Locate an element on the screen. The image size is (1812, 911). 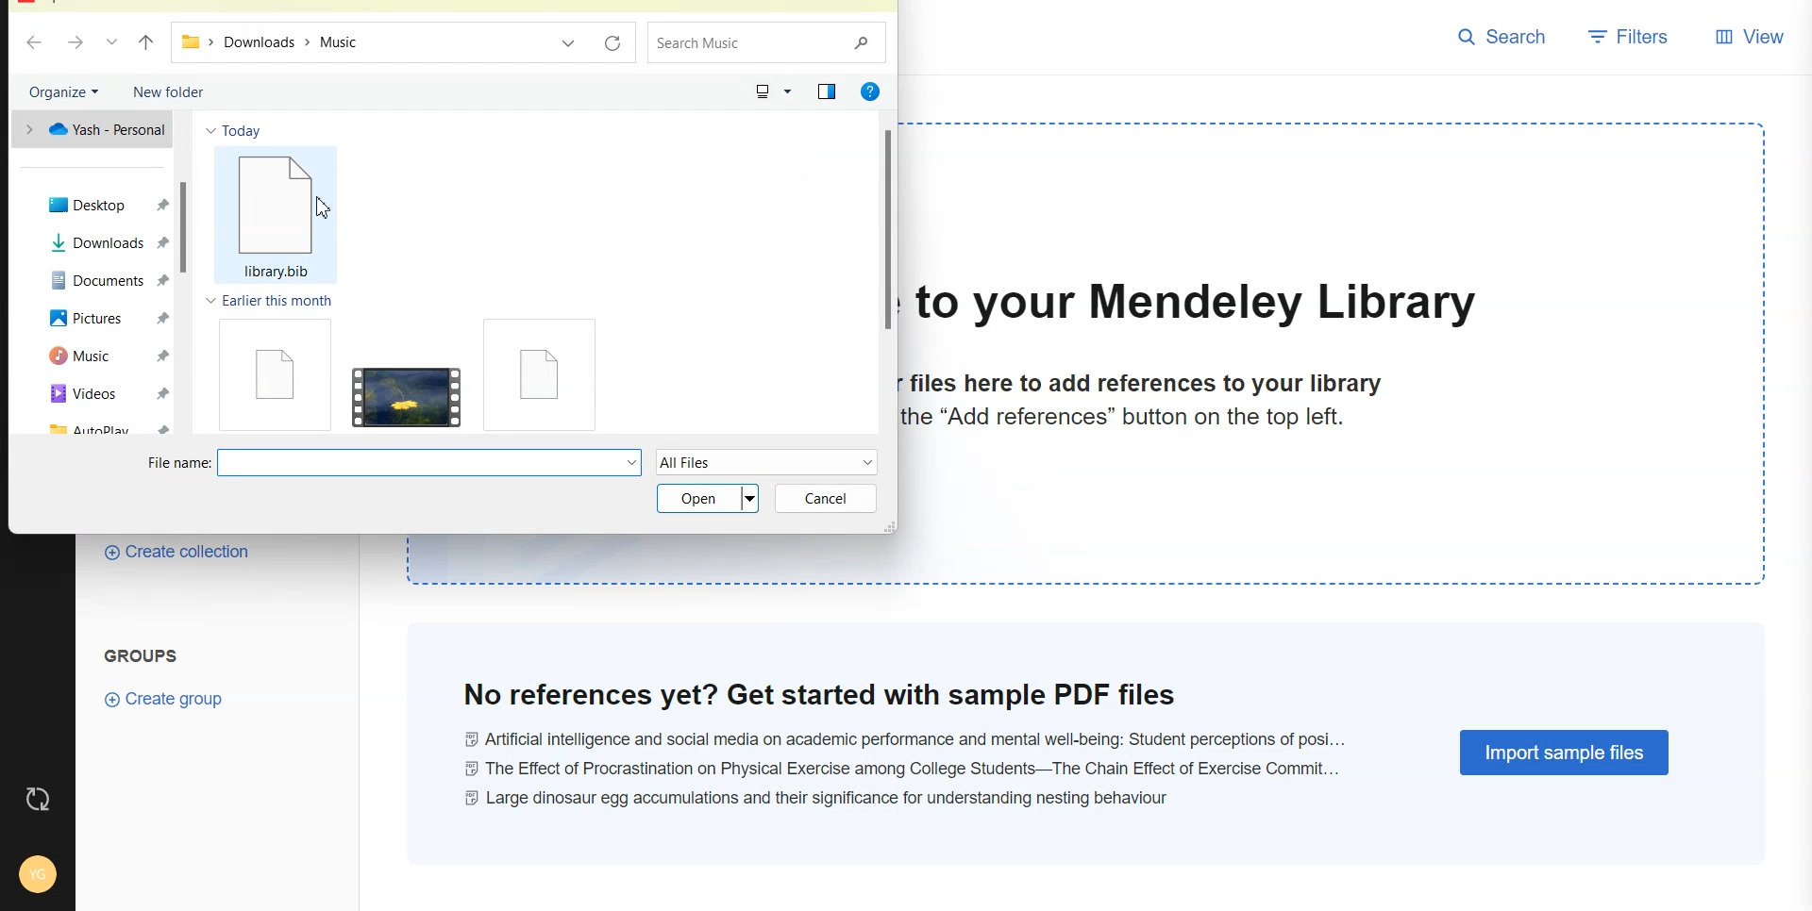
Pictures is located at coordinates (91, 313).